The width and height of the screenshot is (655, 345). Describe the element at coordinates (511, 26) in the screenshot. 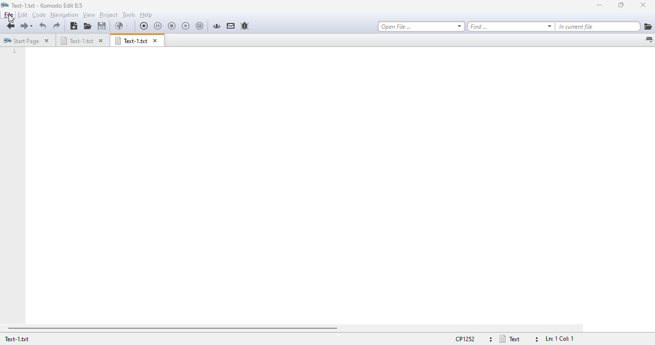

I see `find ` at that location.